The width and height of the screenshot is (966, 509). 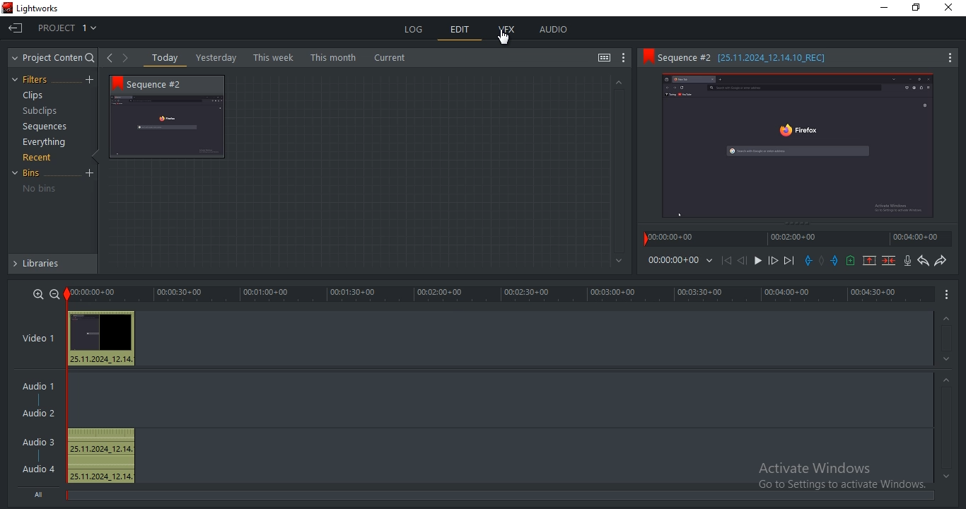 What do you see at coordinates (943, 59) in the screenshot?
I see `show settings menu` at bounding box center [943, 59].